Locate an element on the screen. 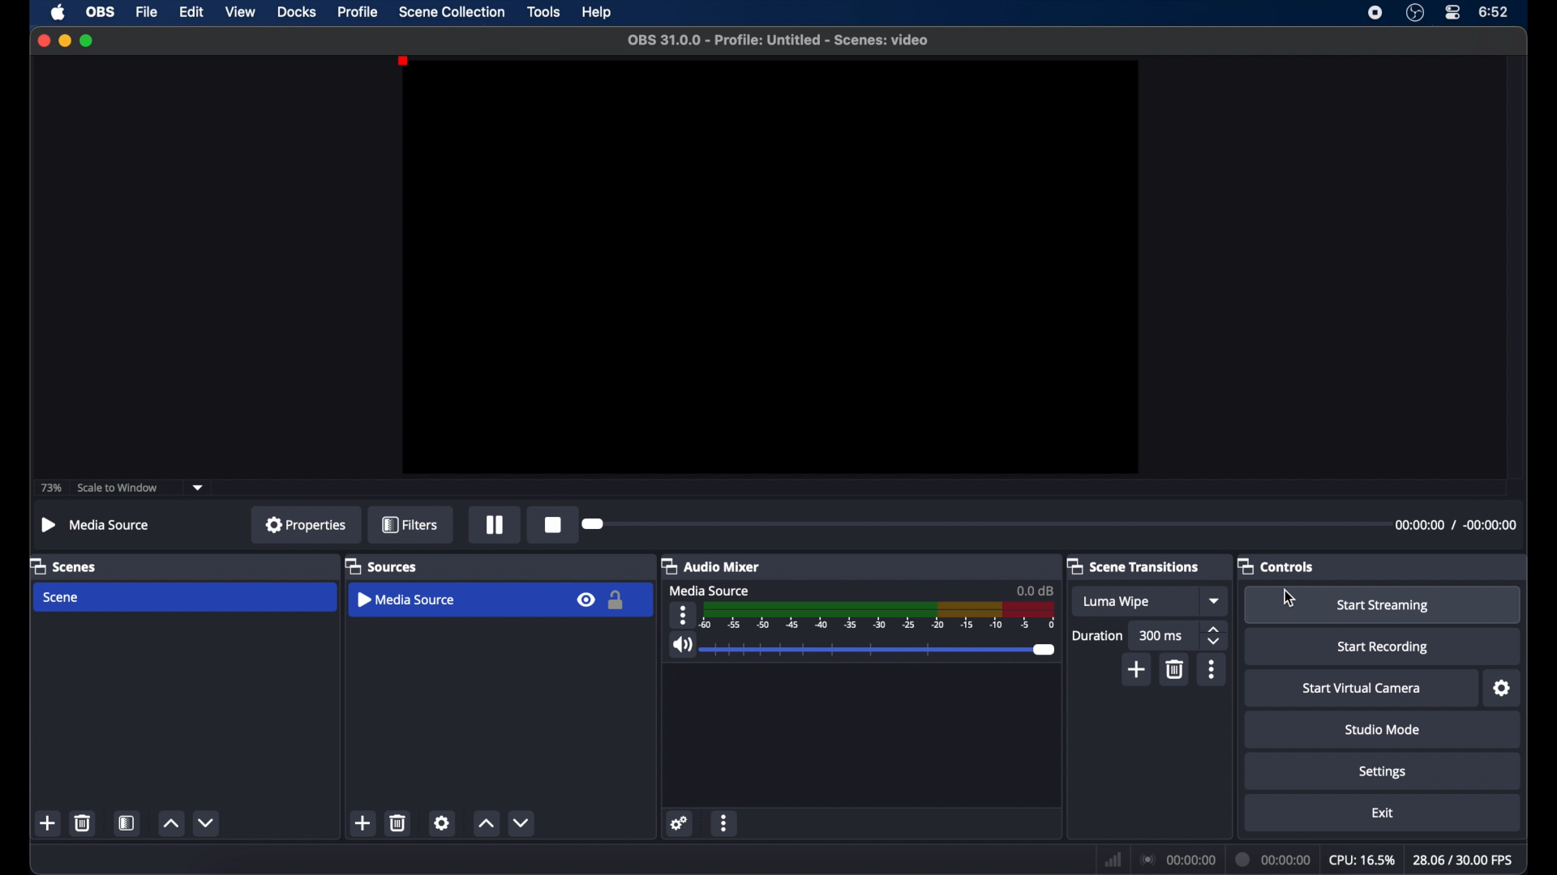  fps is located at coordinates (1463, 860).